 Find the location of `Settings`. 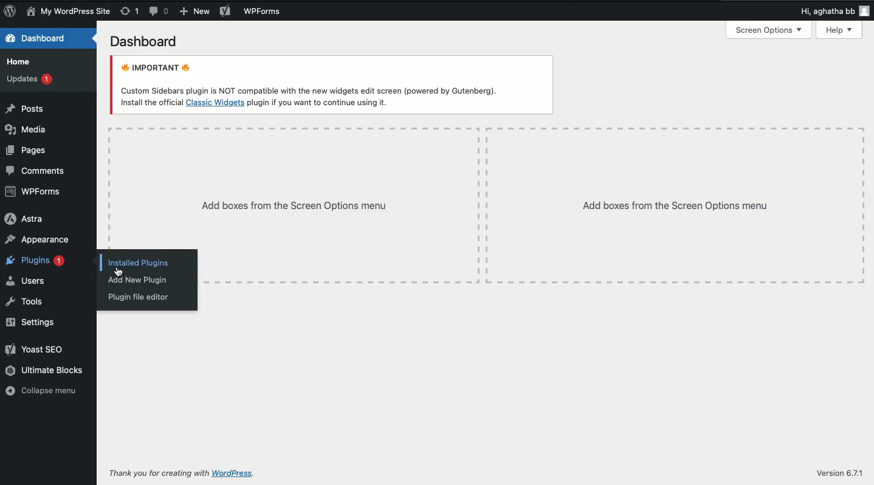

Settings is located at coordinates (32, 323).